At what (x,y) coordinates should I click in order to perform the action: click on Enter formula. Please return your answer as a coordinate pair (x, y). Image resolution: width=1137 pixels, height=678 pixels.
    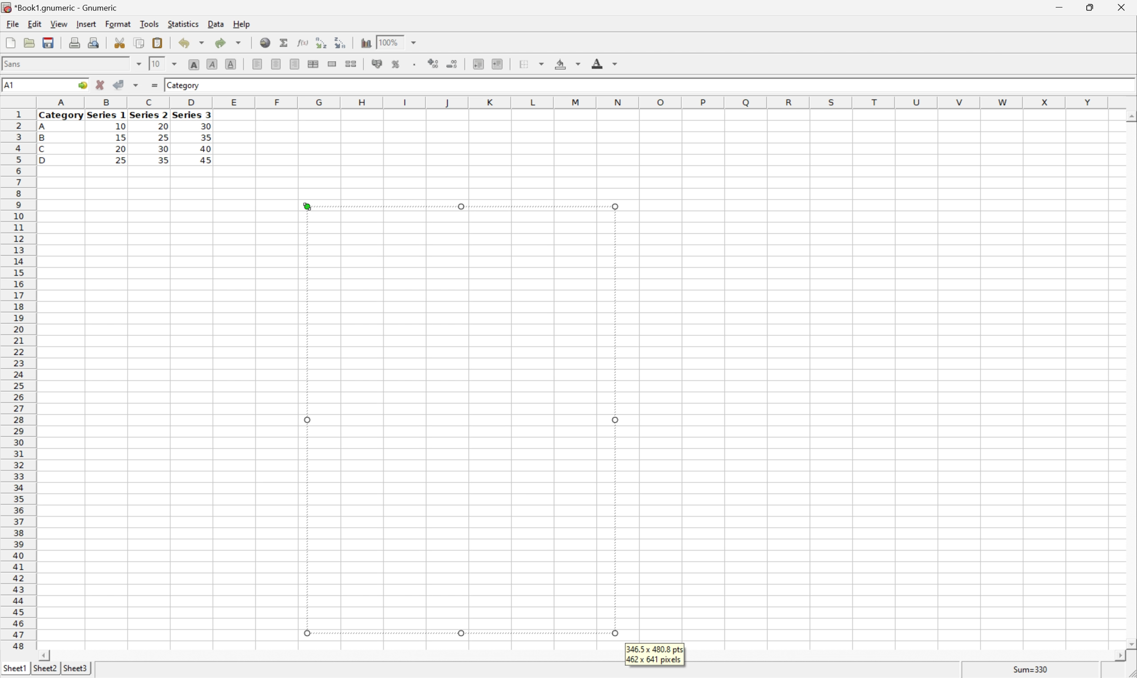
    Looking at the image, I should click on (156, 84).